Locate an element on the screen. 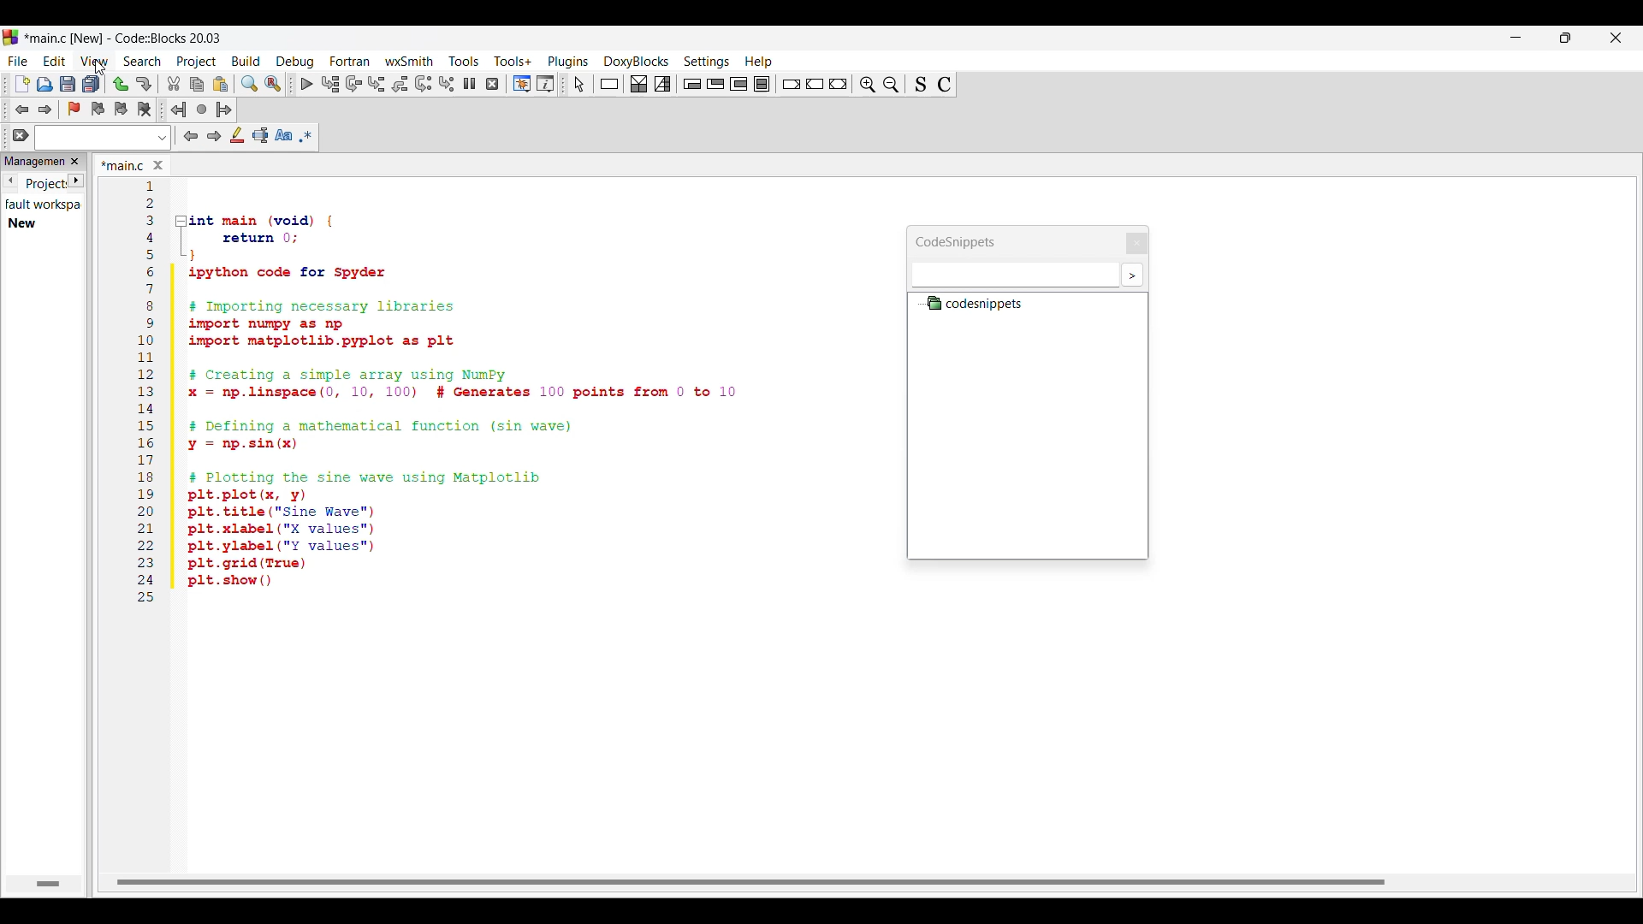  Project menu is located at coordinates (197, 62).